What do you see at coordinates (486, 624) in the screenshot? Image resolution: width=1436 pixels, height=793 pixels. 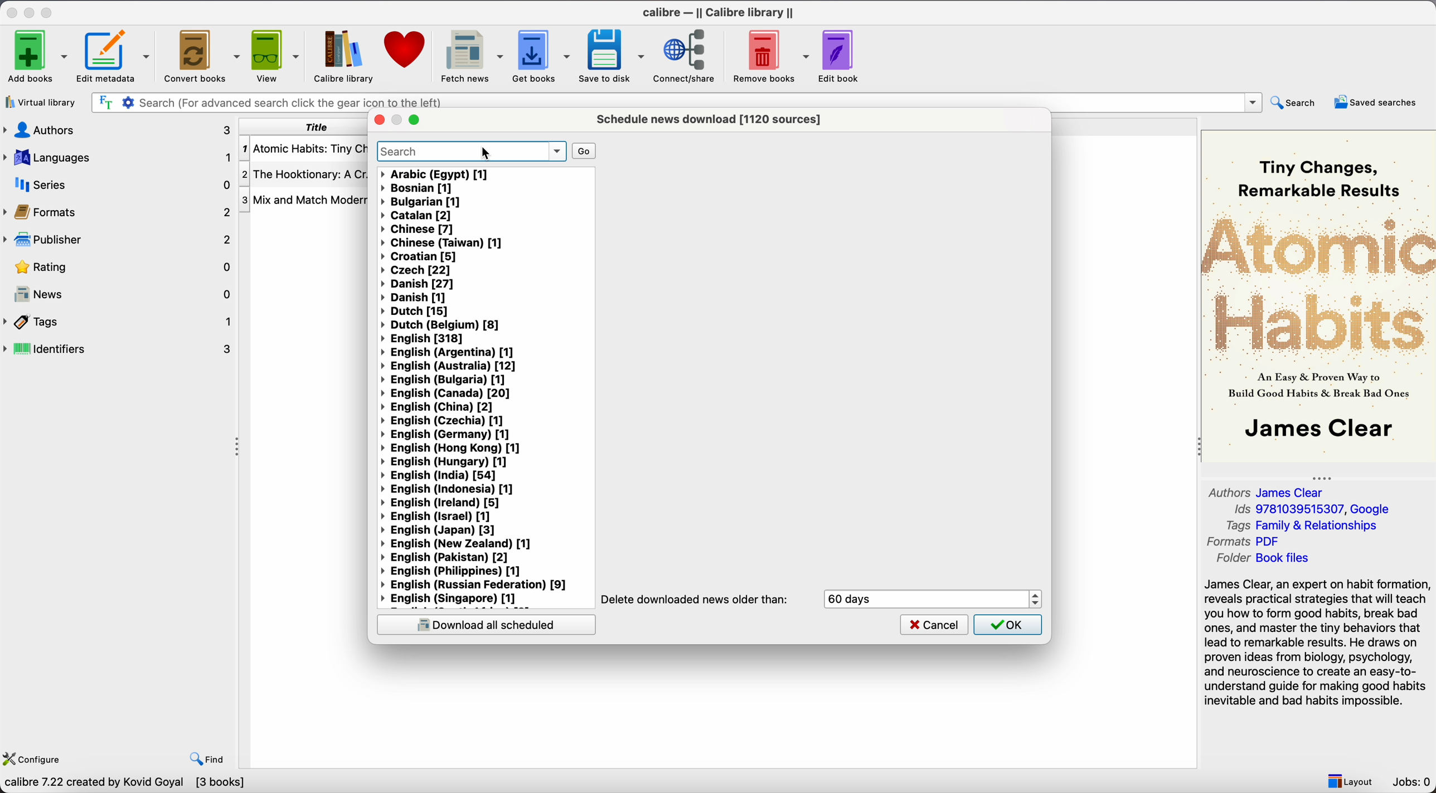 I see `download scheduled` at bounding box center [486, 624].